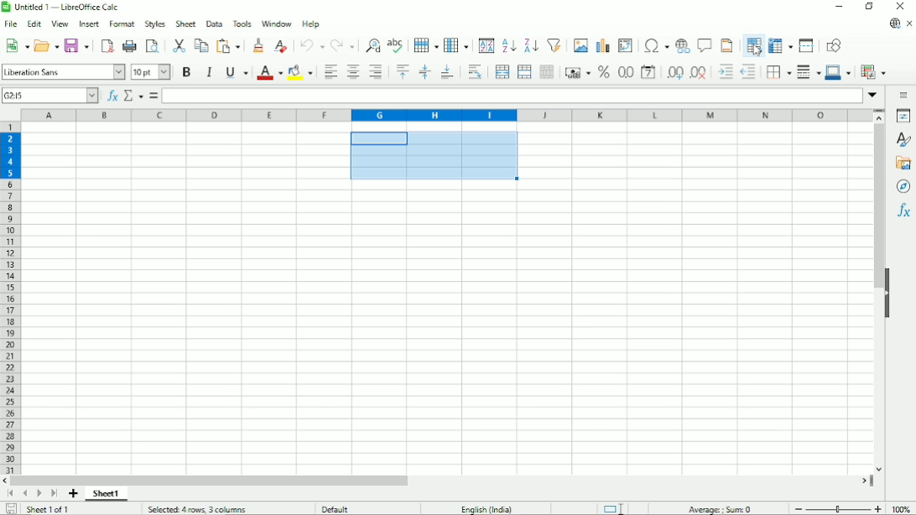 The width and height of the screenshot is (916, 515). Describe the element at coordinates (486, 45) in the screenshot. I see `Sort` at that location.